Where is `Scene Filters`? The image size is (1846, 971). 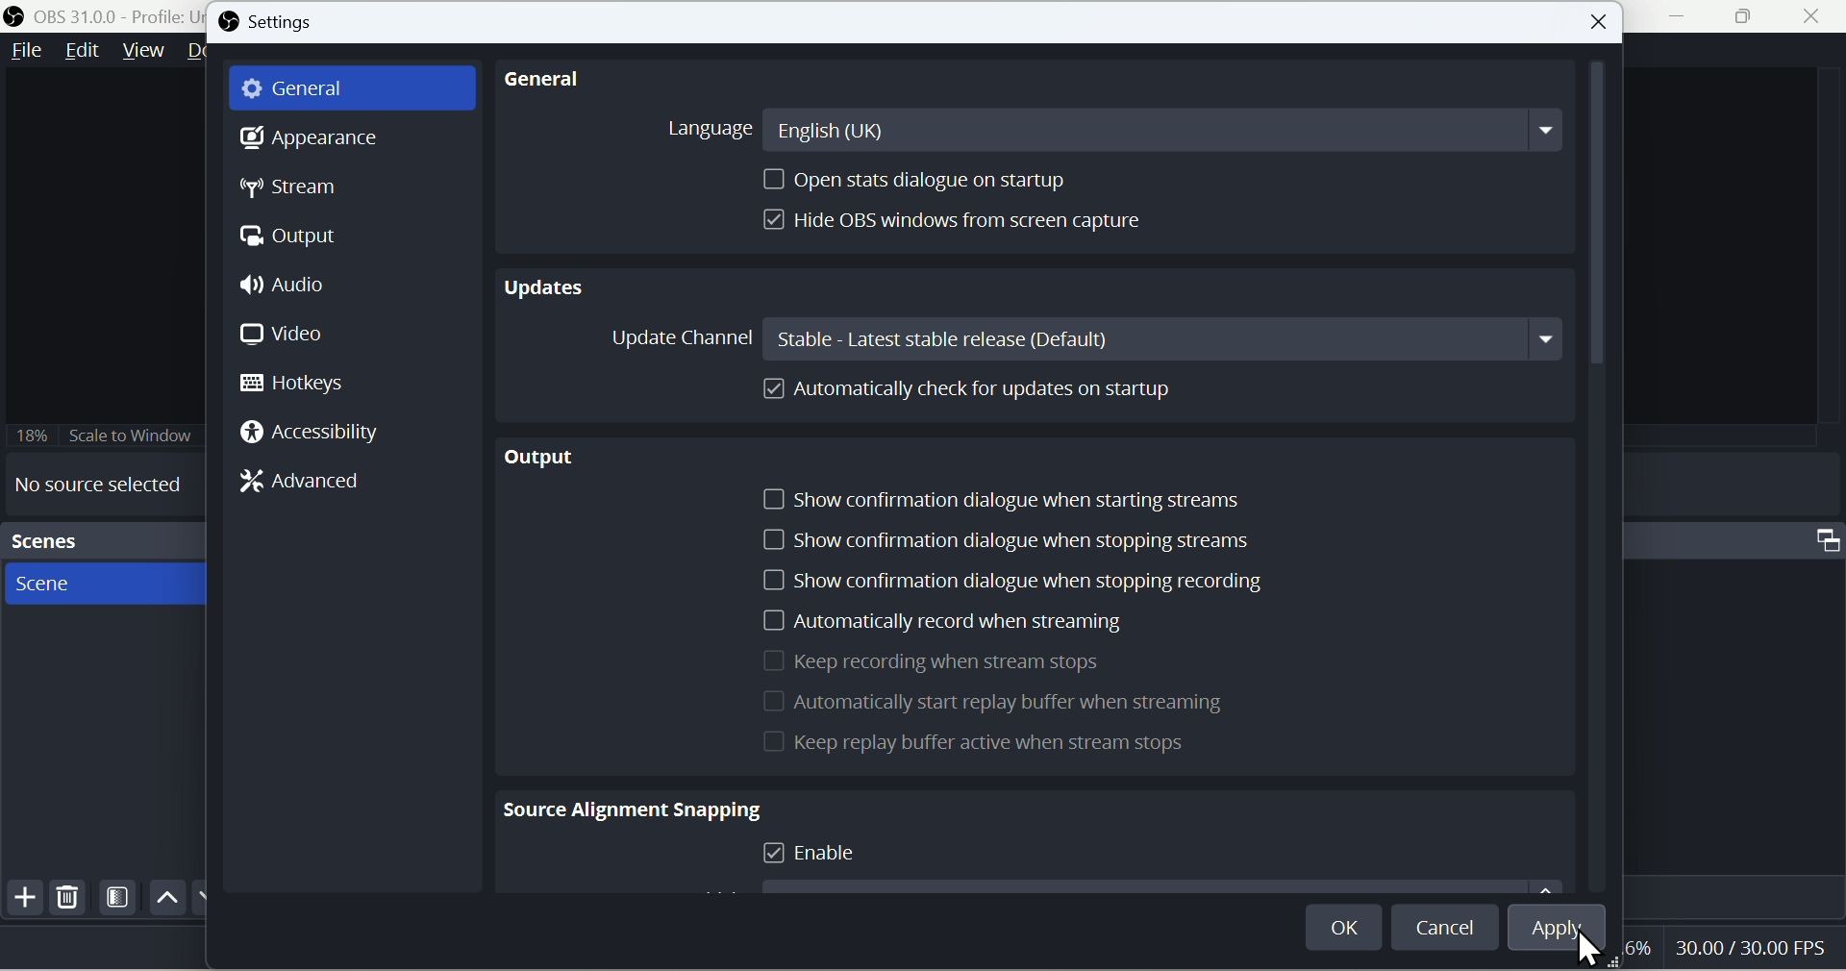
Scene Filters is located at coordinates (119, 895).